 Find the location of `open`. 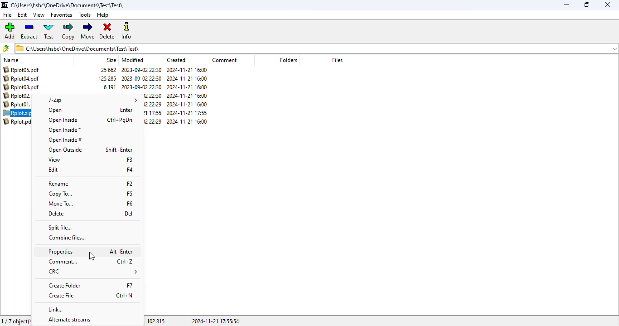

open is located at coordinates (55, 110).